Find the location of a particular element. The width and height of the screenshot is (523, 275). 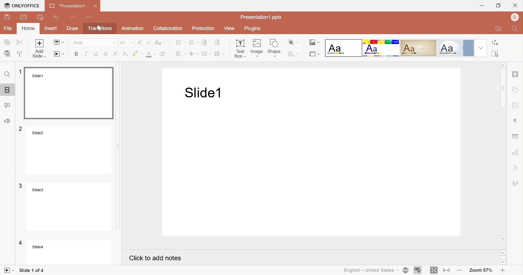

Increase indent is located at coordinates (216, 42).